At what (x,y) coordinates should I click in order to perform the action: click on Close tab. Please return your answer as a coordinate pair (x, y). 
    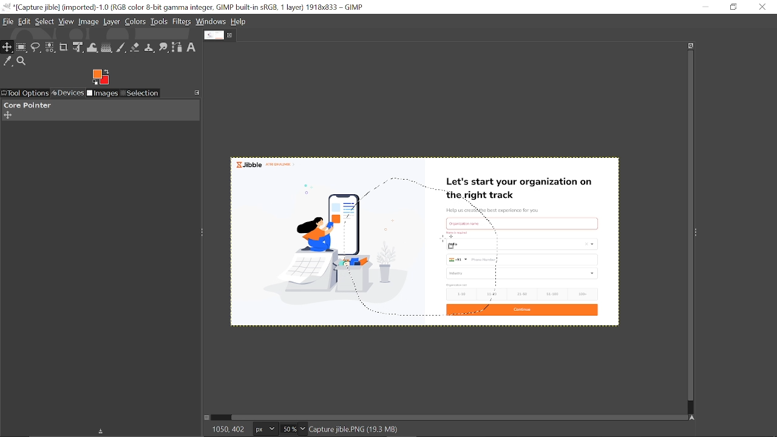
    Looking at the image, I should click on (231, 35).